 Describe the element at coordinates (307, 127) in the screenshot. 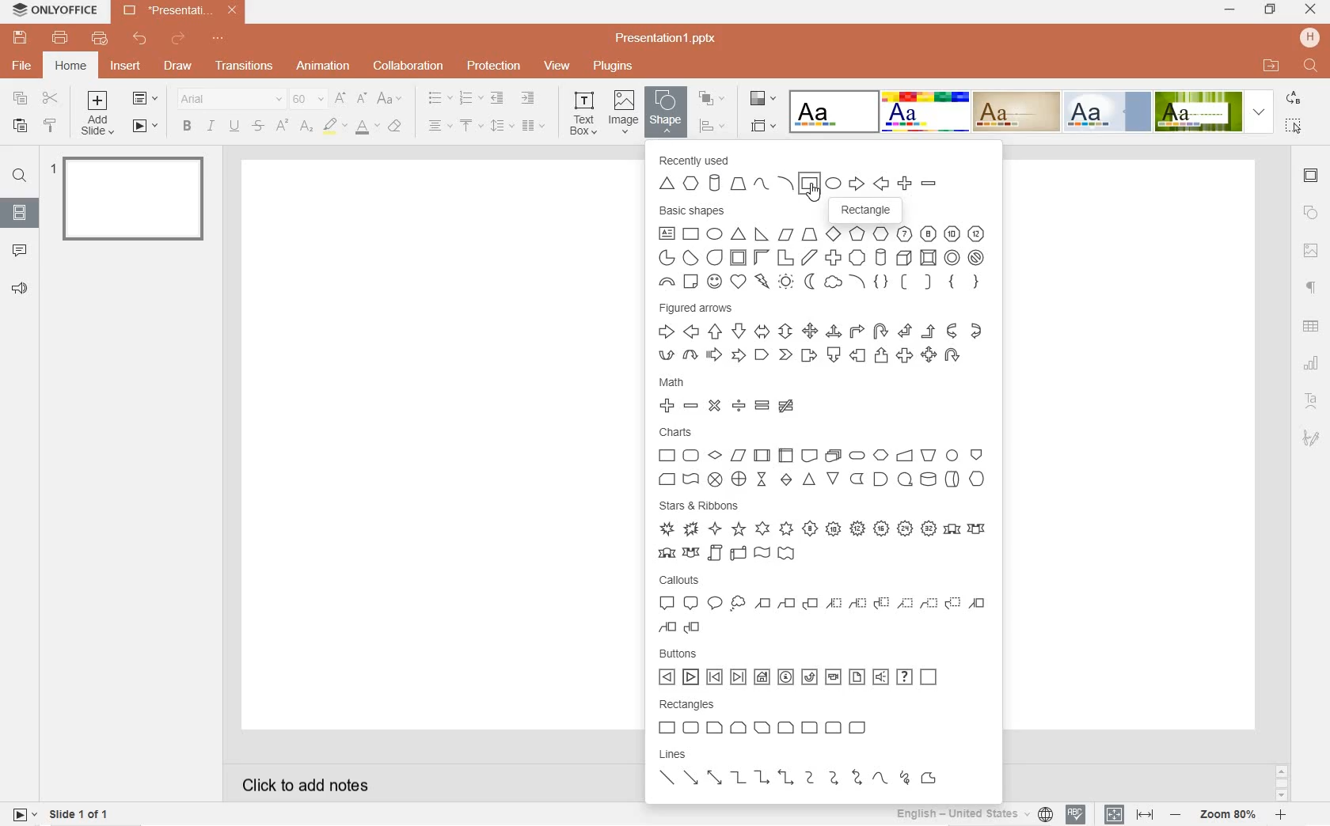

I see `subscript` at that location.